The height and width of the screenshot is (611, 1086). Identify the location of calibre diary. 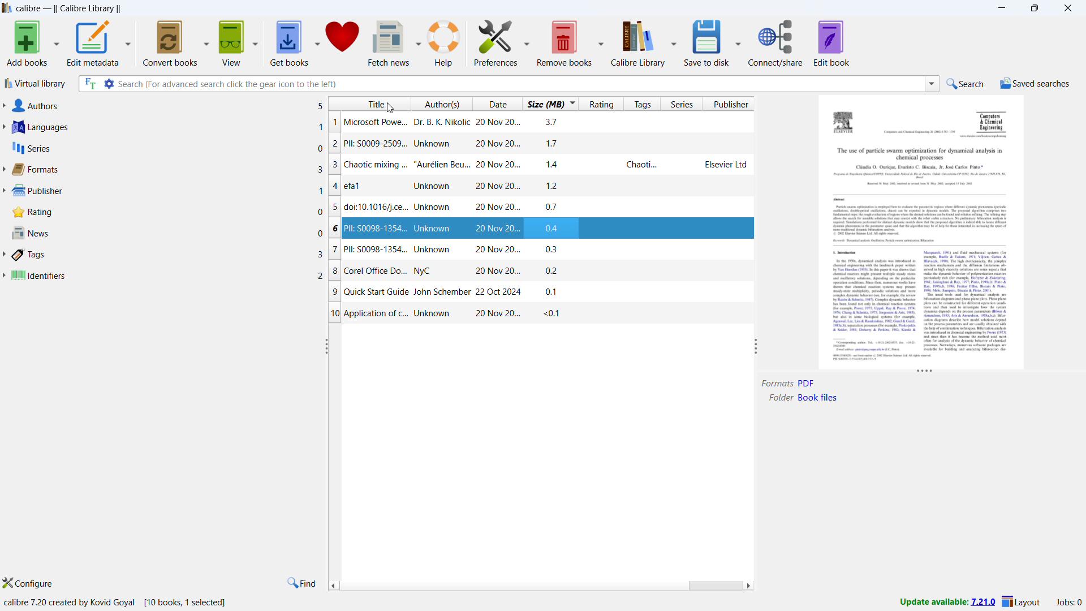
(637, 42).